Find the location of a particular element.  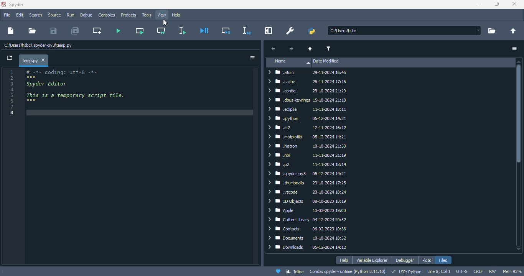

RW is located at coordinates (493, 271).